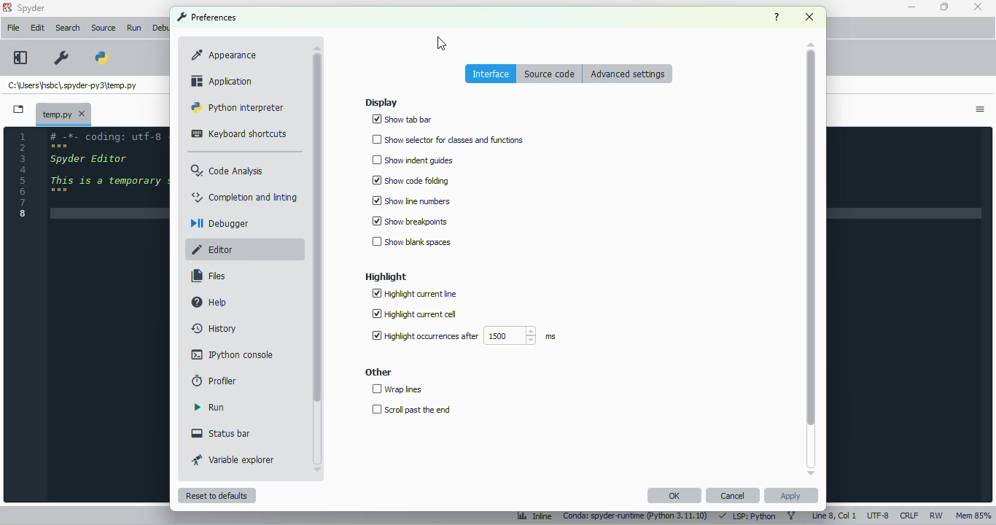 The height and width of the screenshot is (525, 996). What do you see at coordinates (216, 496) in the screenshot?
I see `reset to defaults` at bounding box center [216, 496].